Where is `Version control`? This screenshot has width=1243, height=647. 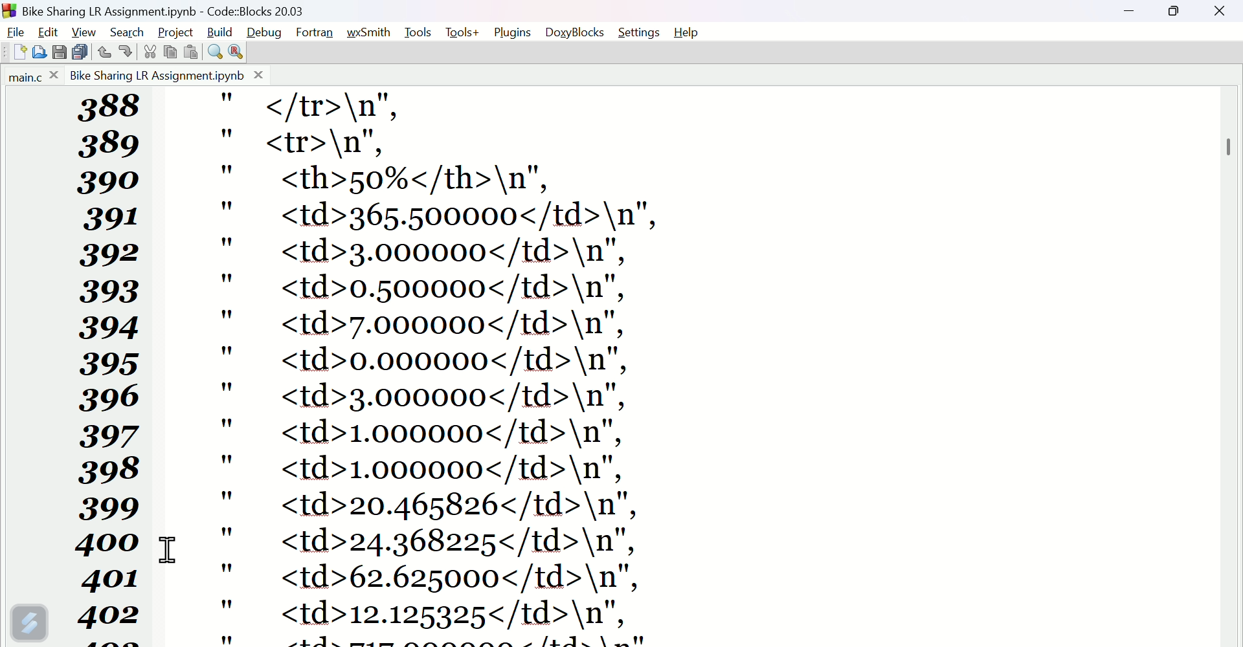
Version control is located at coordinates (29, 622).